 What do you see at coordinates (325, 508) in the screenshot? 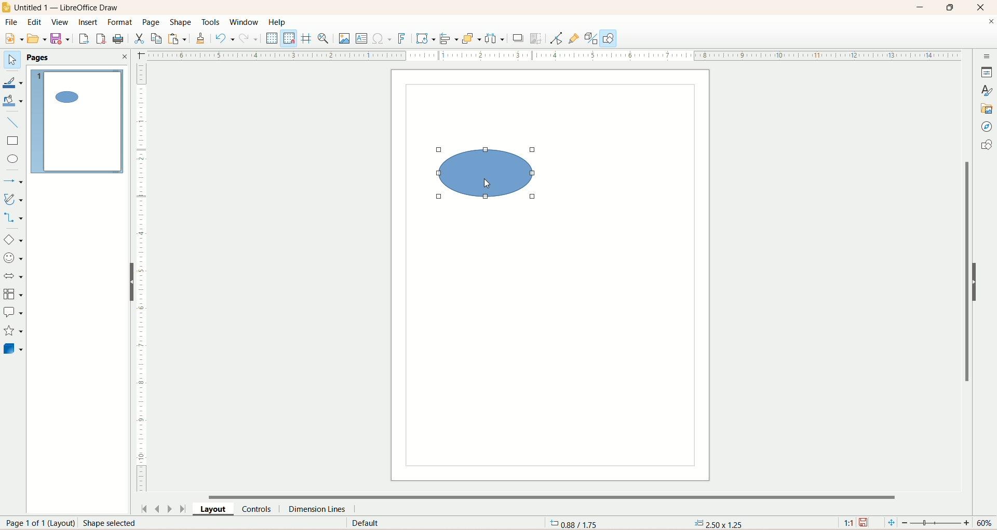
I see `dimension lines` at bounding box center [325, 508].